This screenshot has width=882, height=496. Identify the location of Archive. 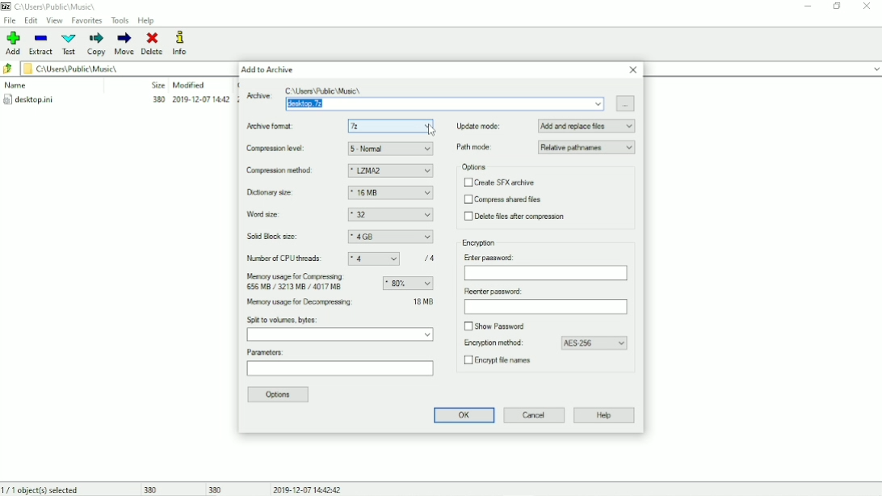
(426, 97).